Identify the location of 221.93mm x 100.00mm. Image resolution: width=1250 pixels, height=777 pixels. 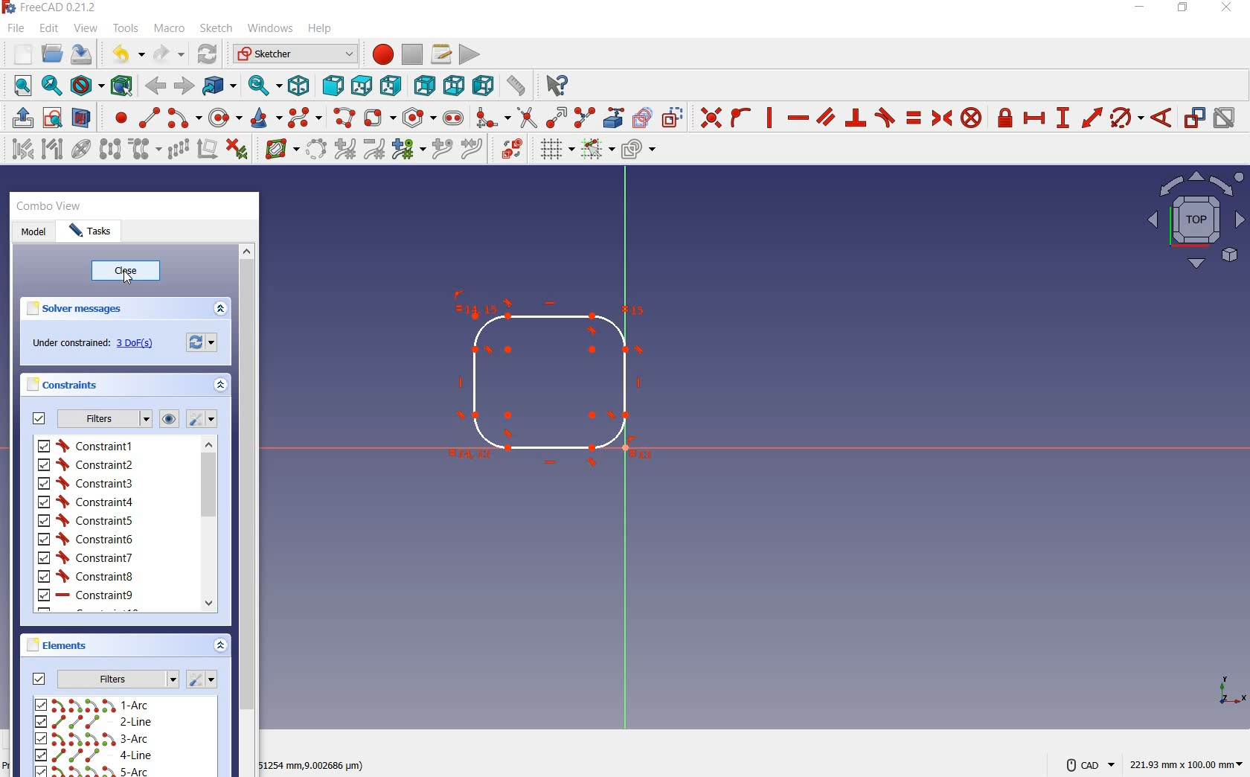
(1187, 763).